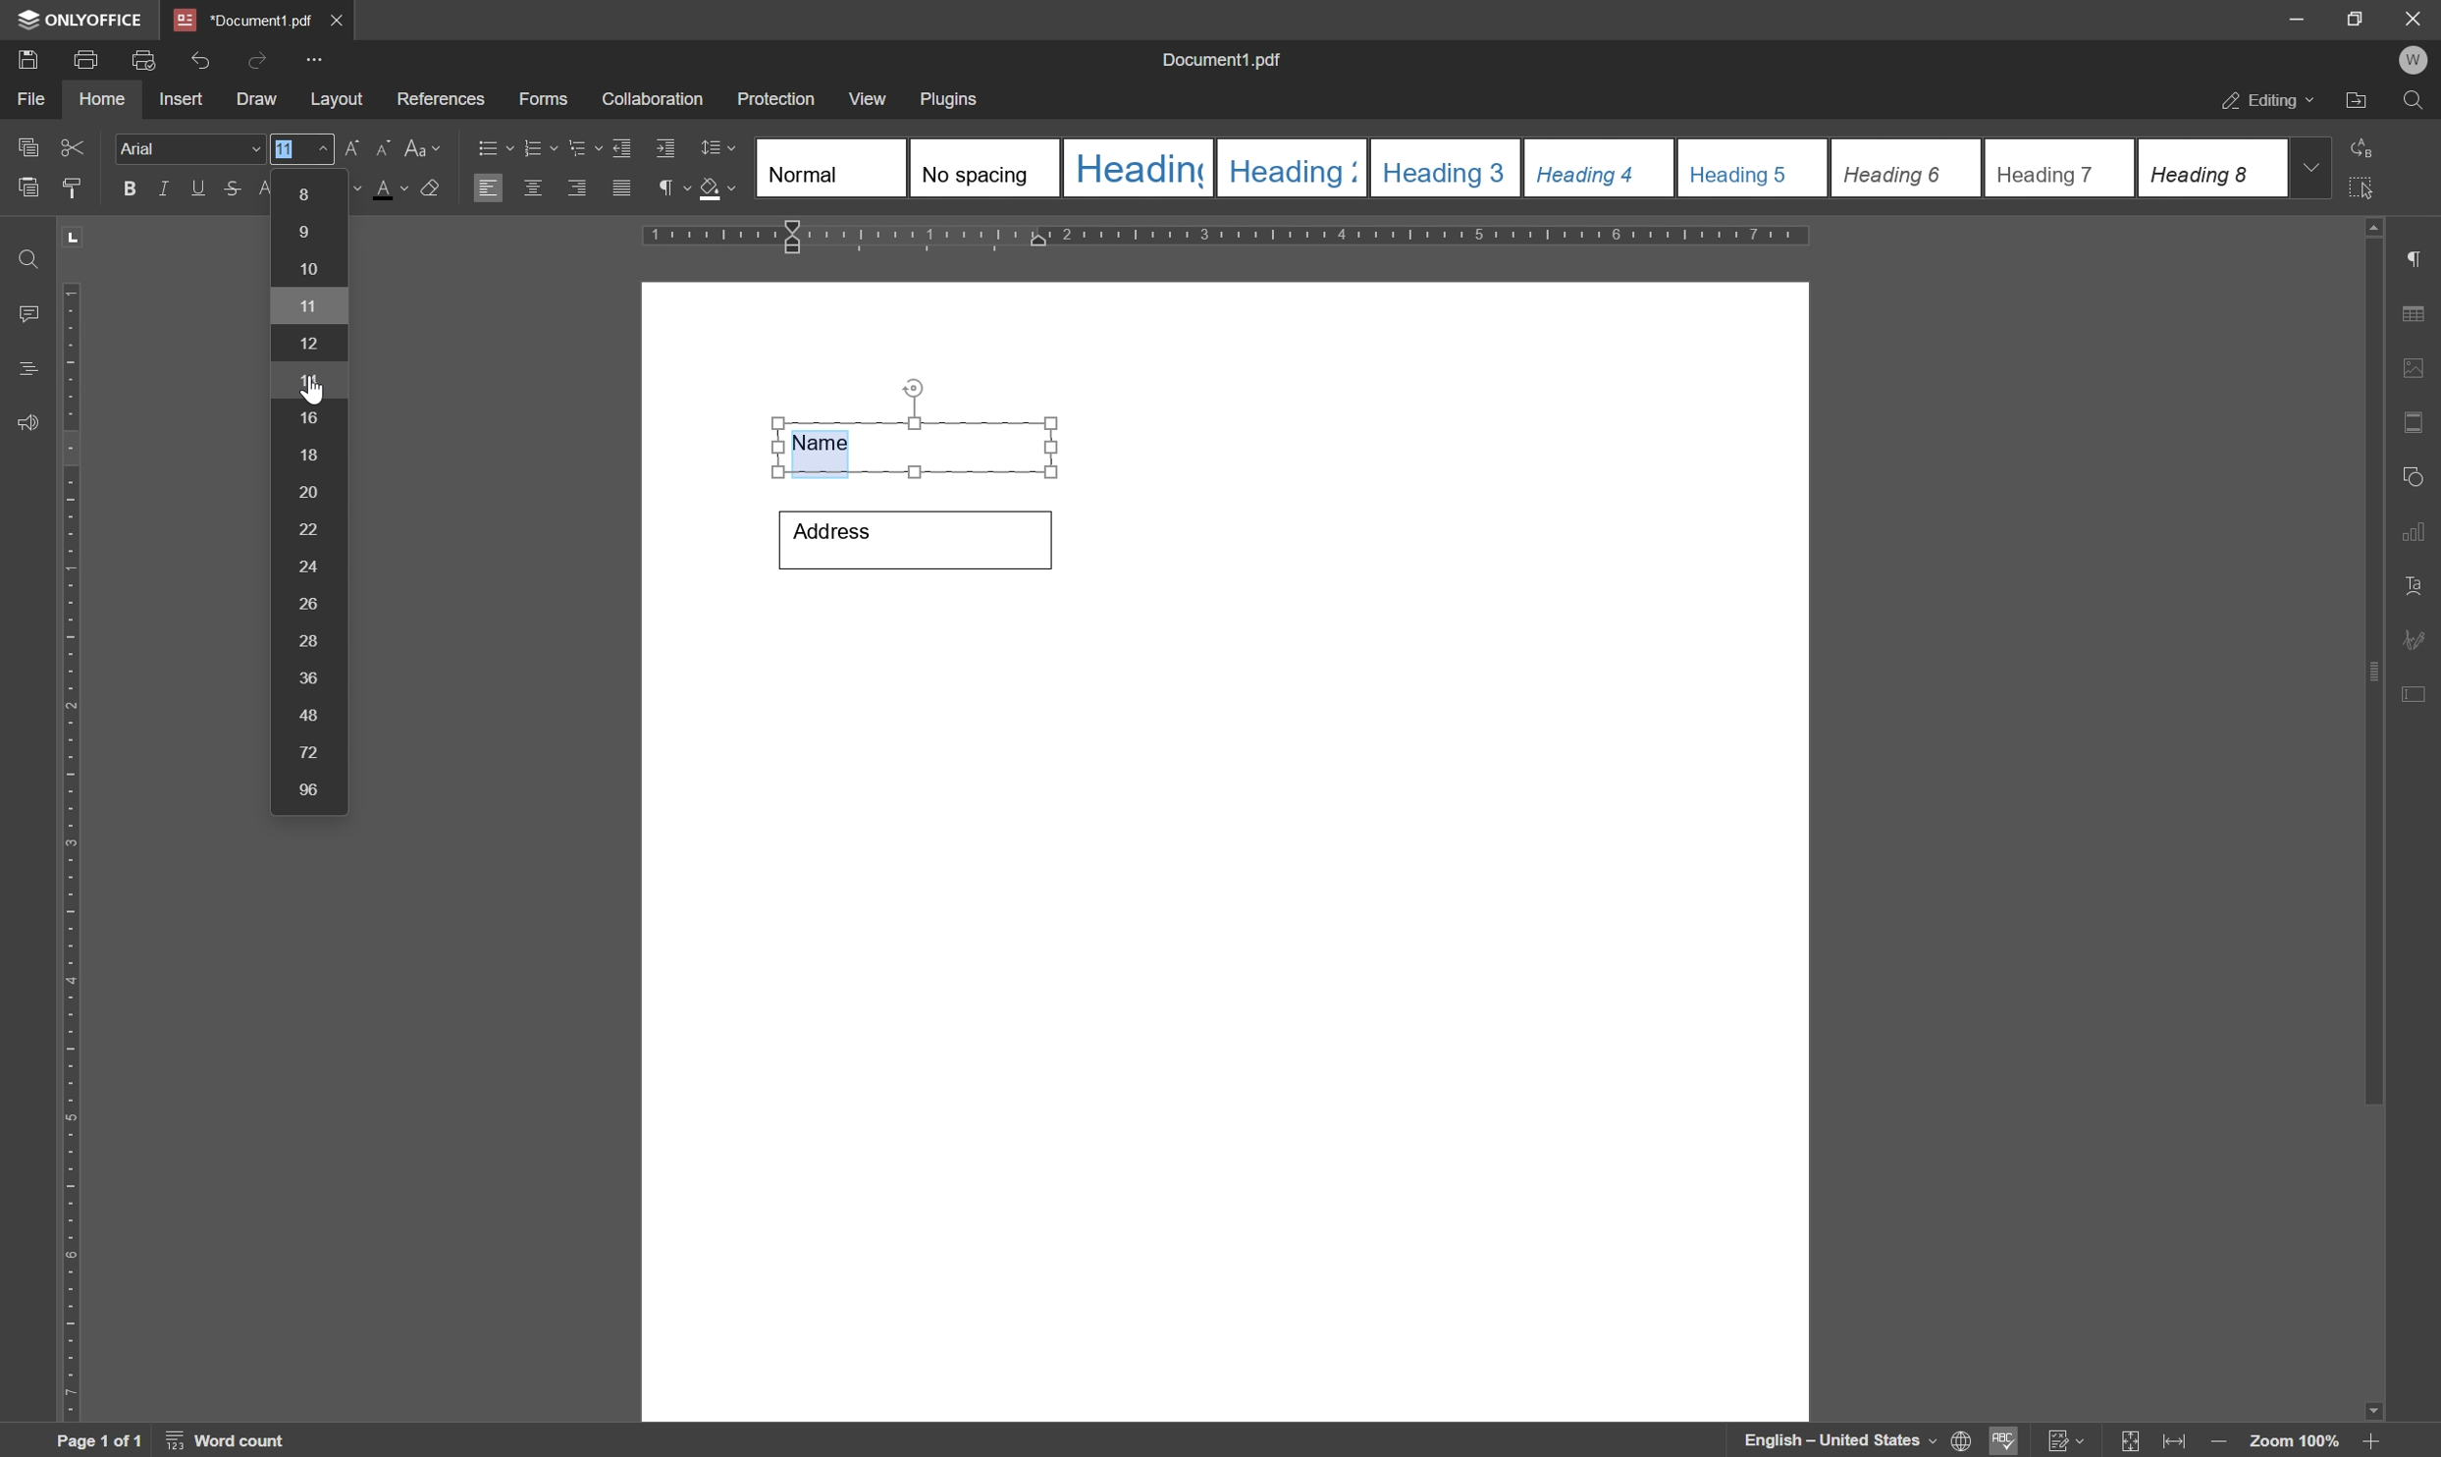  What do you see at coordinates (578, 189) in the screenshot?
I see `Align right` at bounding box center [578, 189].